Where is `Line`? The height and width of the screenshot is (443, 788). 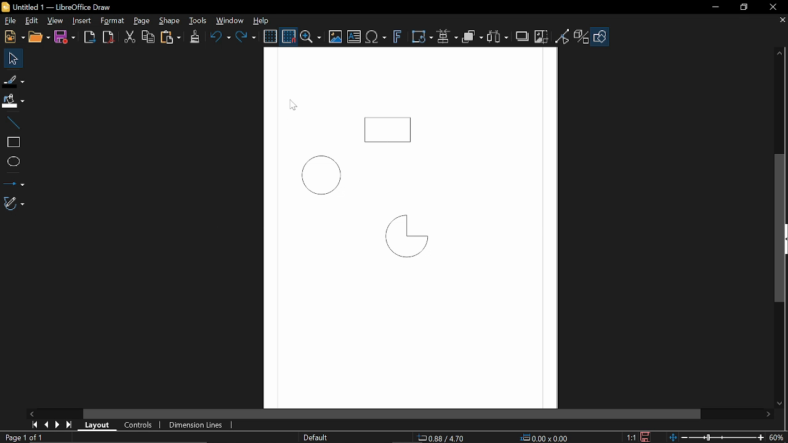 Line is located at coordinates (10, 119).